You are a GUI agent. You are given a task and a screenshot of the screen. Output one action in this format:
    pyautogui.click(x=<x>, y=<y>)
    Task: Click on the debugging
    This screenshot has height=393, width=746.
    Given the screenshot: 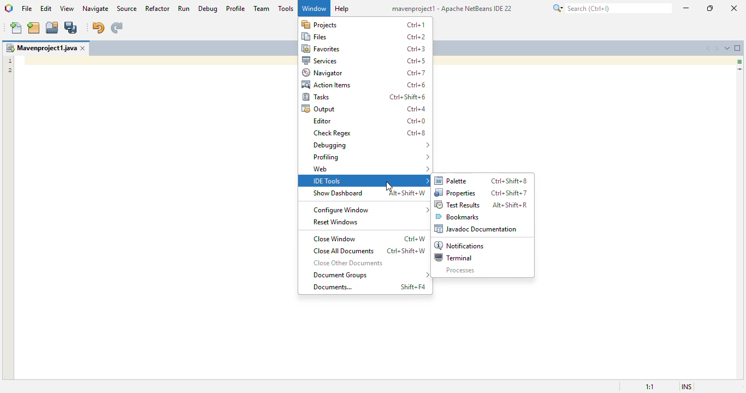 What is the action you would take?
    pyautogui.click(x=371, y=145)
    